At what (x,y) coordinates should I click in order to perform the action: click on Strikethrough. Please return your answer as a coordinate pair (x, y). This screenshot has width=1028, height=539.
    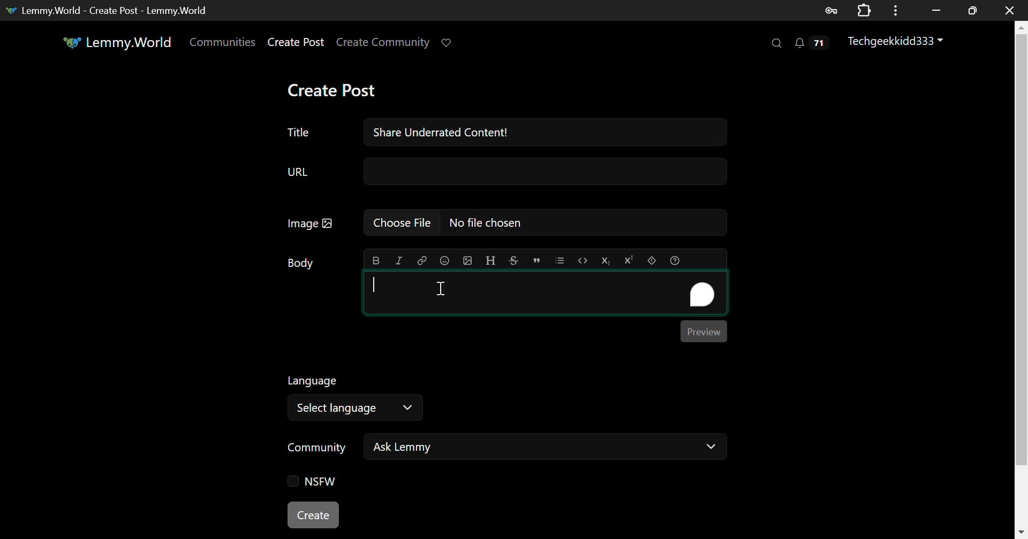
    Looking at the image, I should click on (513, 260).